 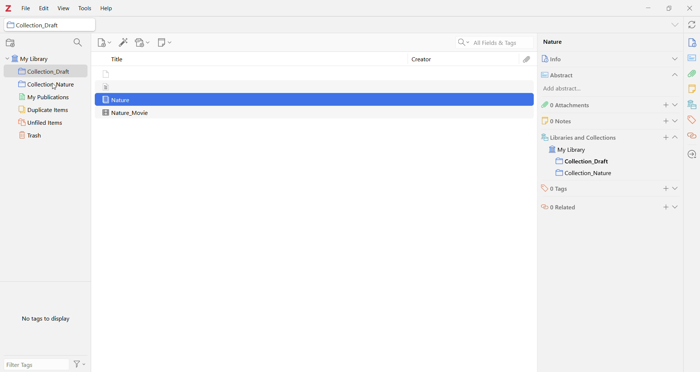 What do you see at coordinates (692, 120) in the screenshot?
I see `Tags` at bounding box center [692, 120].